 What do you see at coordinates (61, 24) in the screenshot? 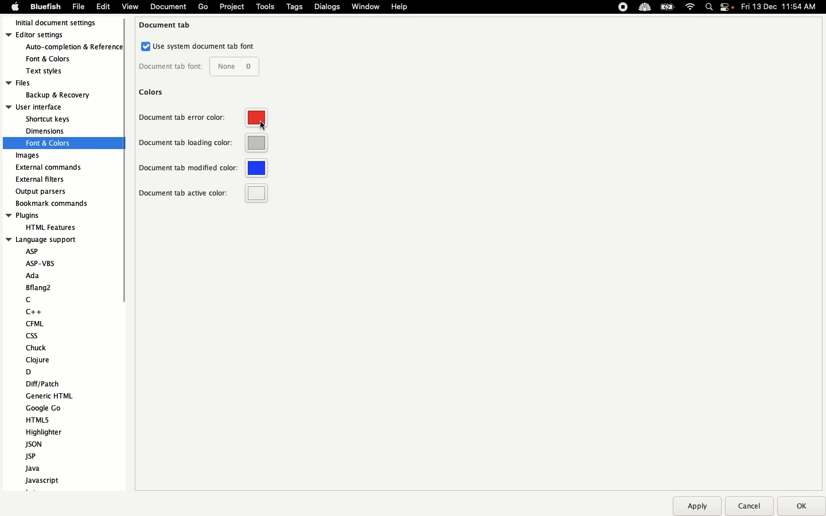
I see `Initial document settings` at bounding box center [61, 24].